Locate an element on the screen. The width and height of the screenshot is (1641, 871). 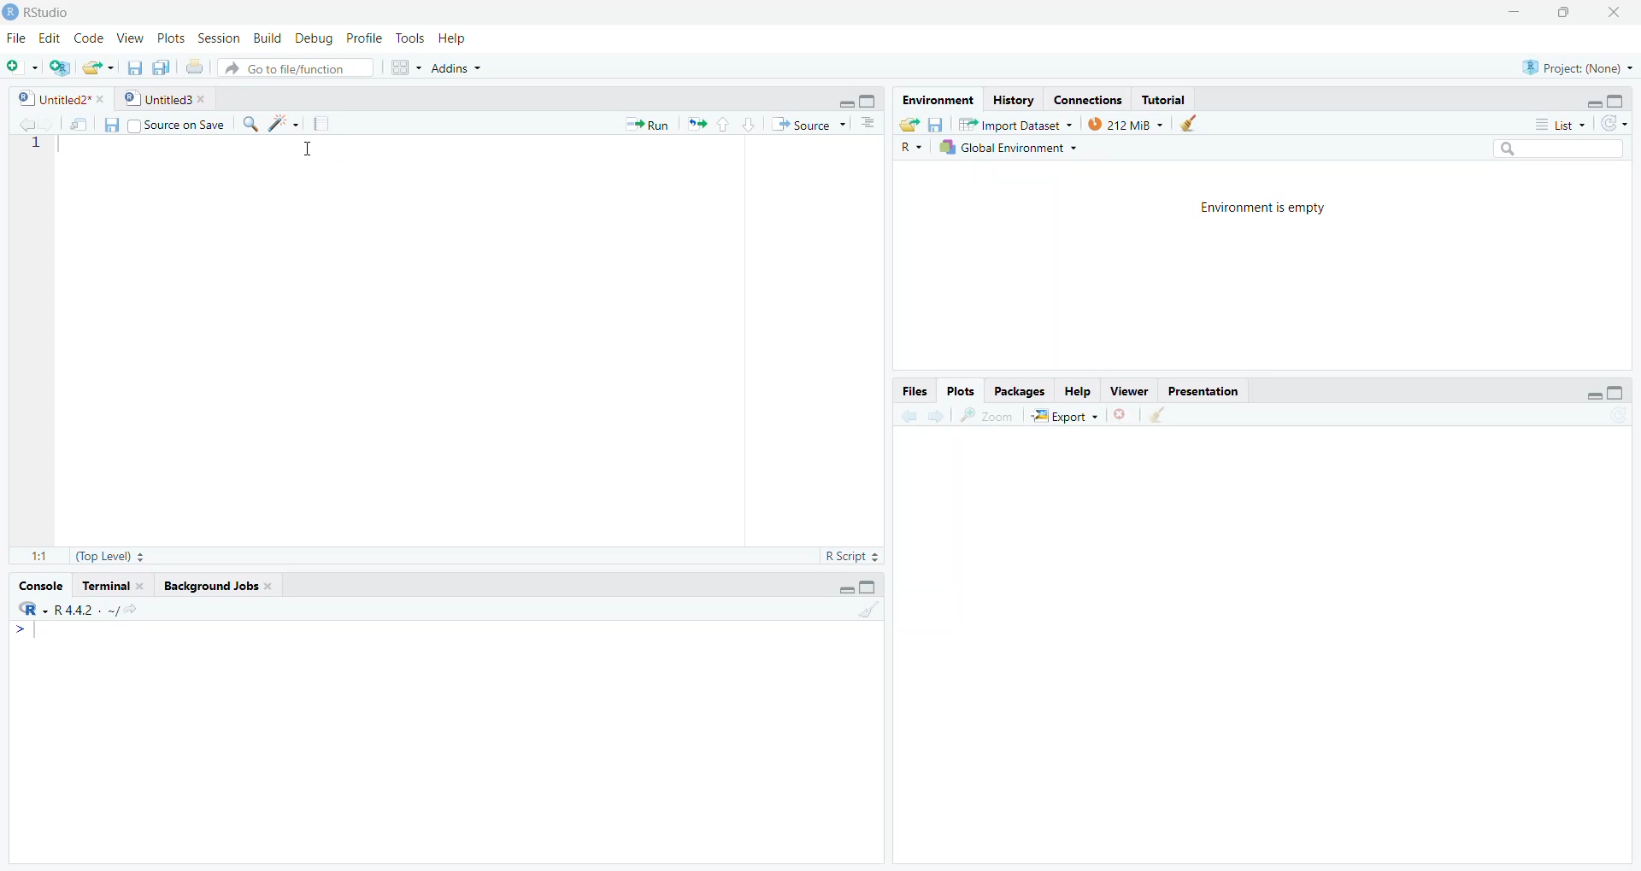
export is located at coordinates (1063, 413).